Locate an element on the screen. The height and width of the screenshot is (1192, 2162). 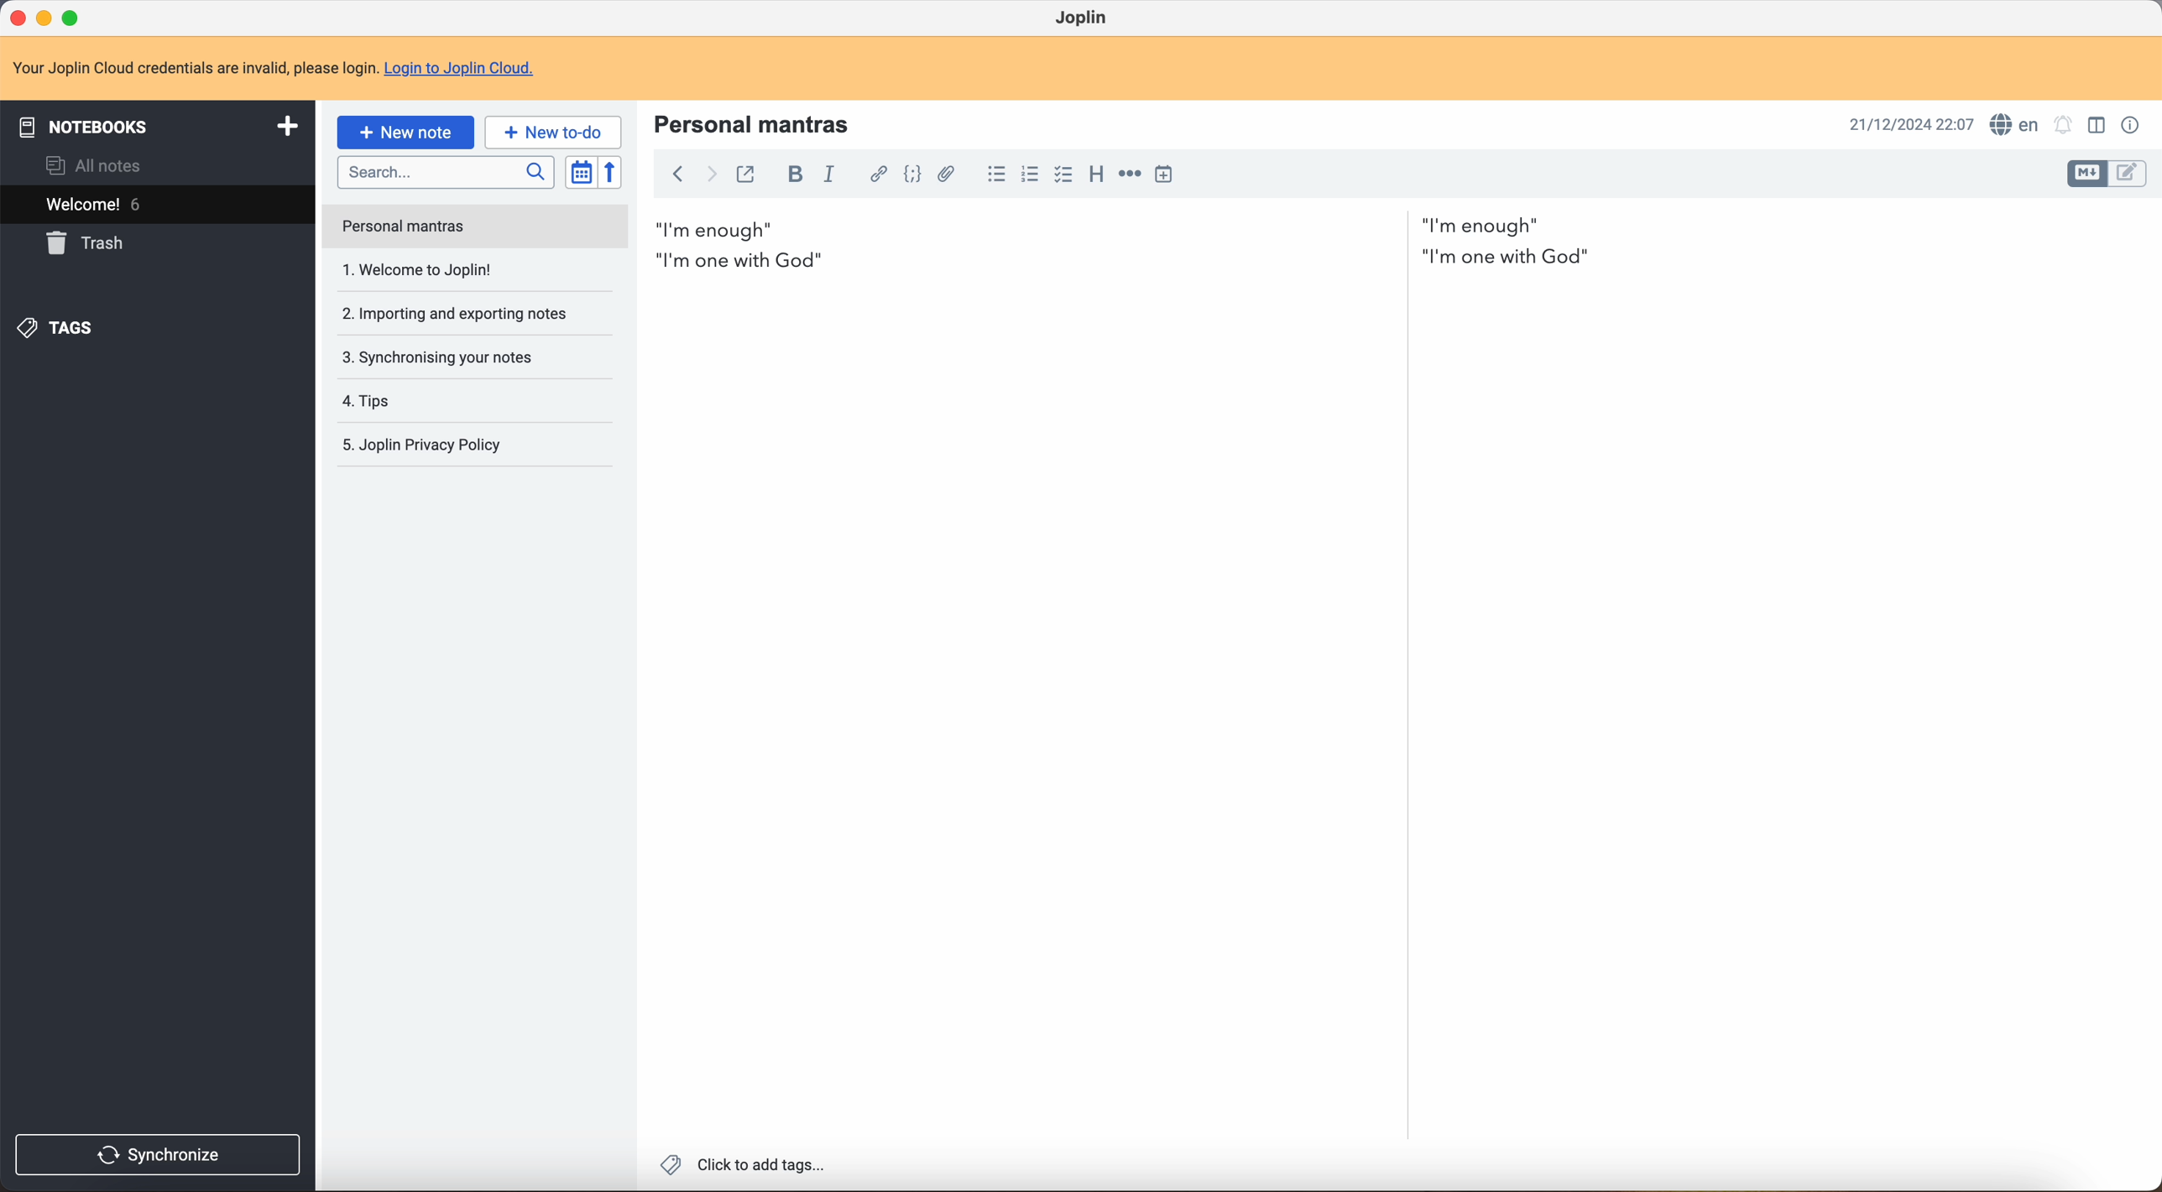
click to add tags is located at coordinates (740, 1167).